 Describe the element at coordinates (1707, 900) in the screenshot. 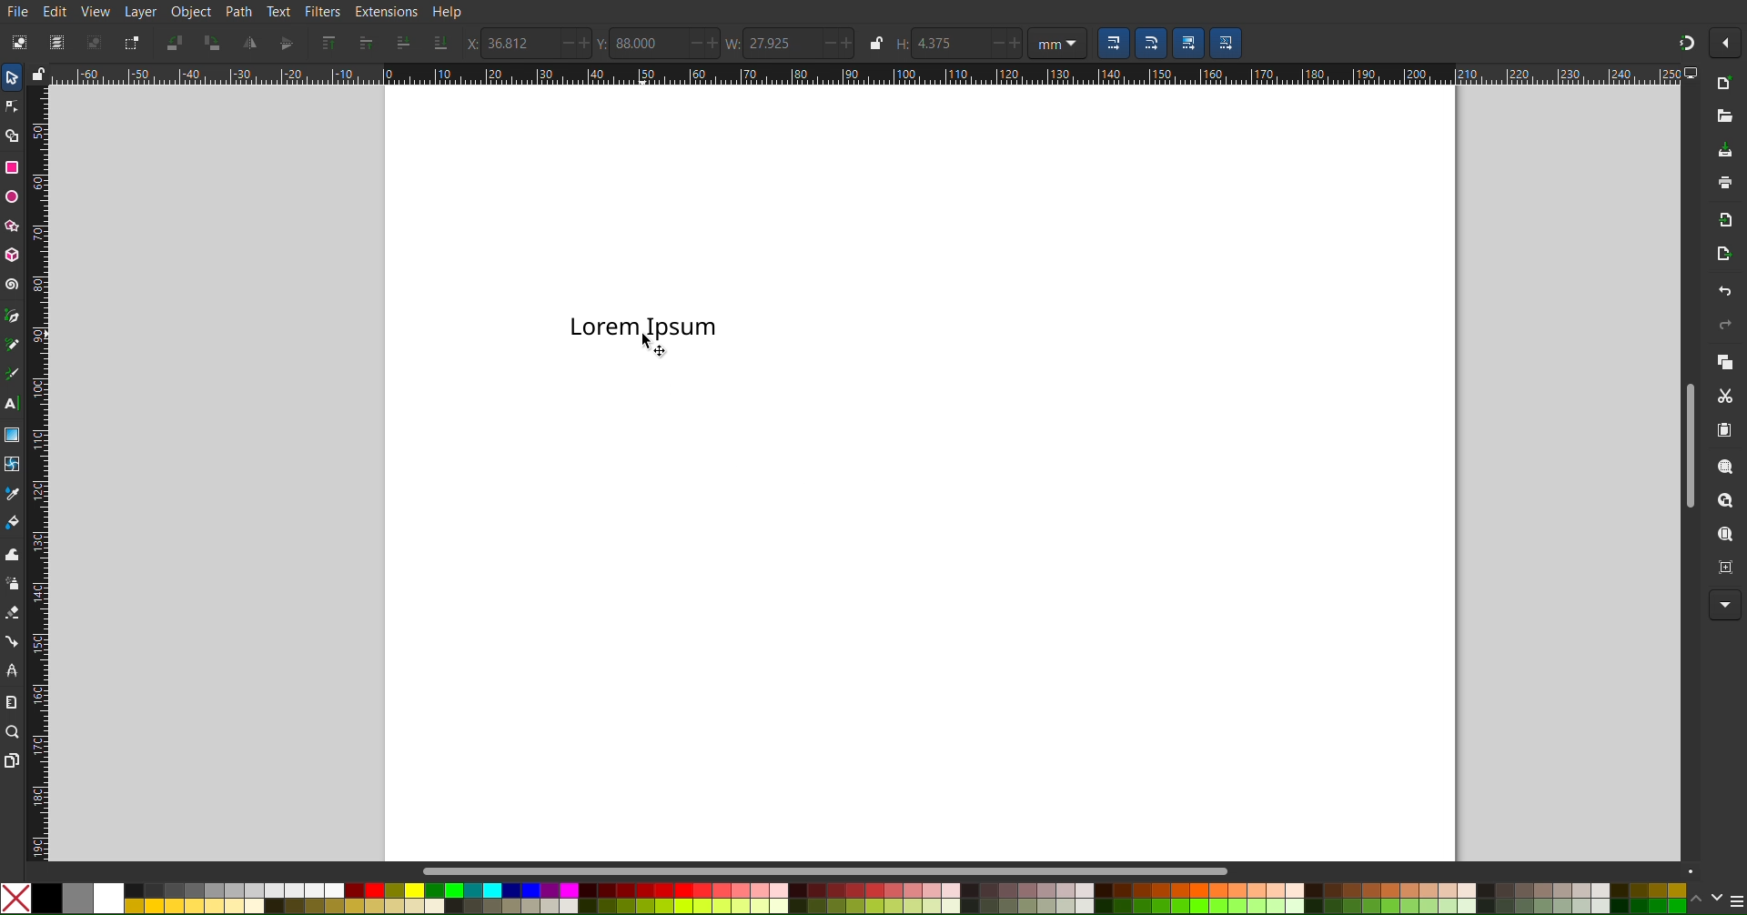

I see `scroll color options` at that location.